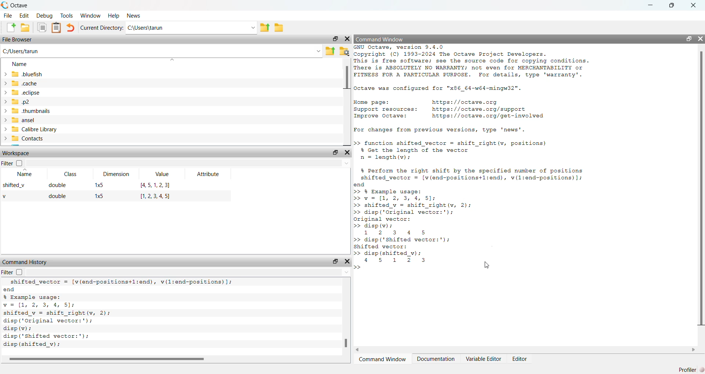 The image size is (705, 374). Describe the element at coordinates (161, 51) in the screenshot. I see `enter the path or filename` at that location.